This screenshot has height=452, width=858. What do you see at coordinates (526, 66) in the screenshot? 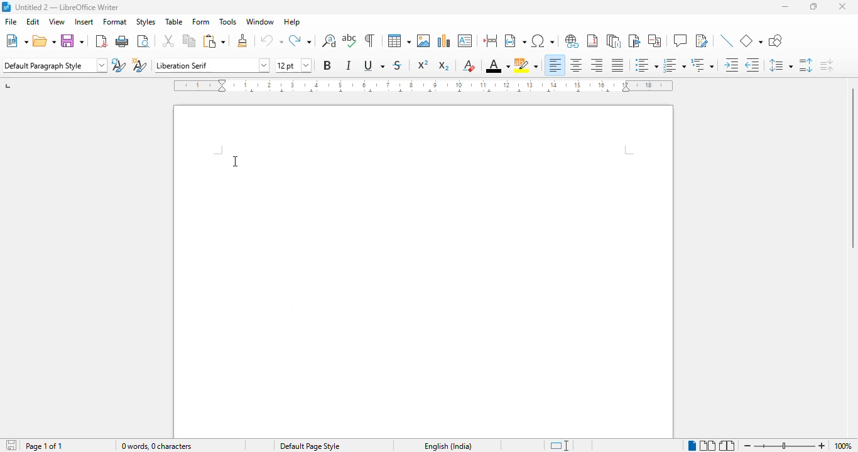
I see `character highlighting color` at bounding box center [526, 66].